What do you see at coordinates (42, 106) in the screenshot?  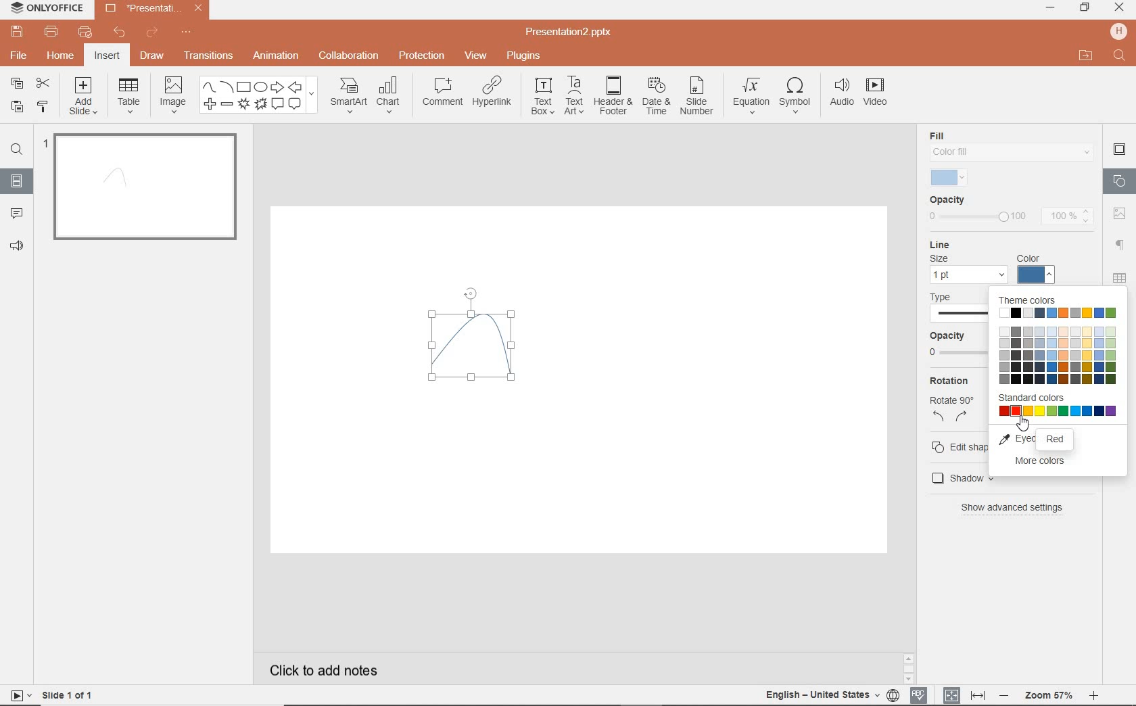 I see `COPY STYLE` at bounding box center [42, 106].